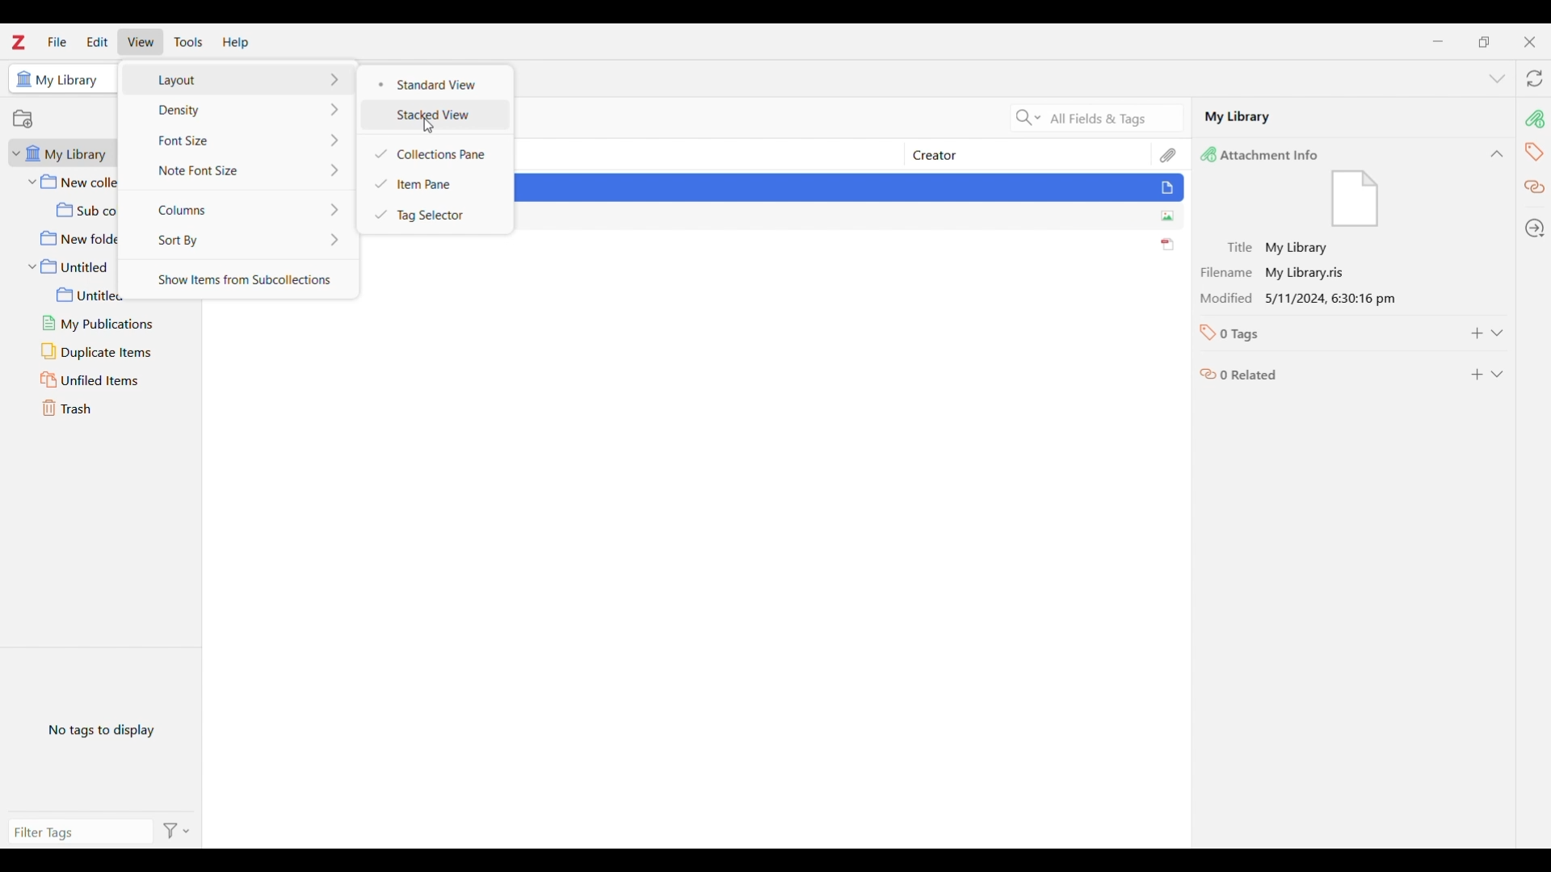 Image resolution: width=1551 pixels, height=872 pixels. What do you see at coordinates (435, 183) in the screenshot?
I see `Item pane checked` at bounding box center [435, 183].